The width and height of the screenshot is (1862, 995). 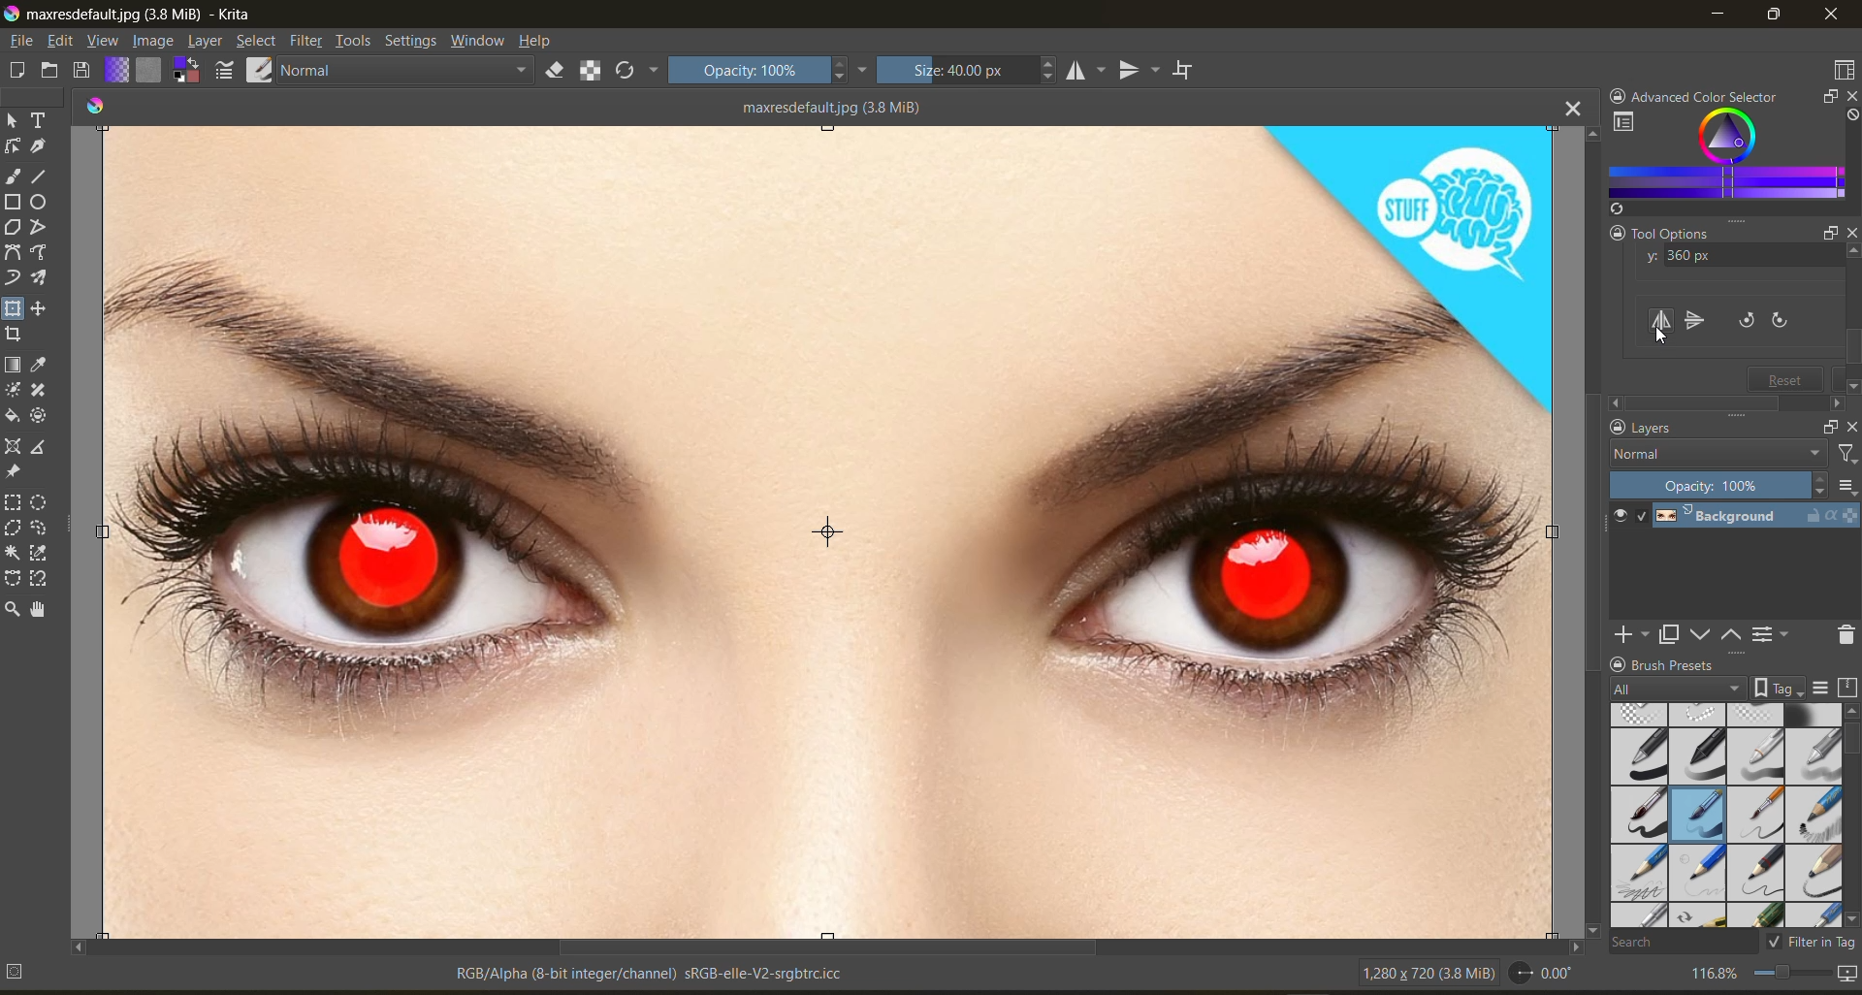 I want to click on opacity, so click(x=1720, y=485).